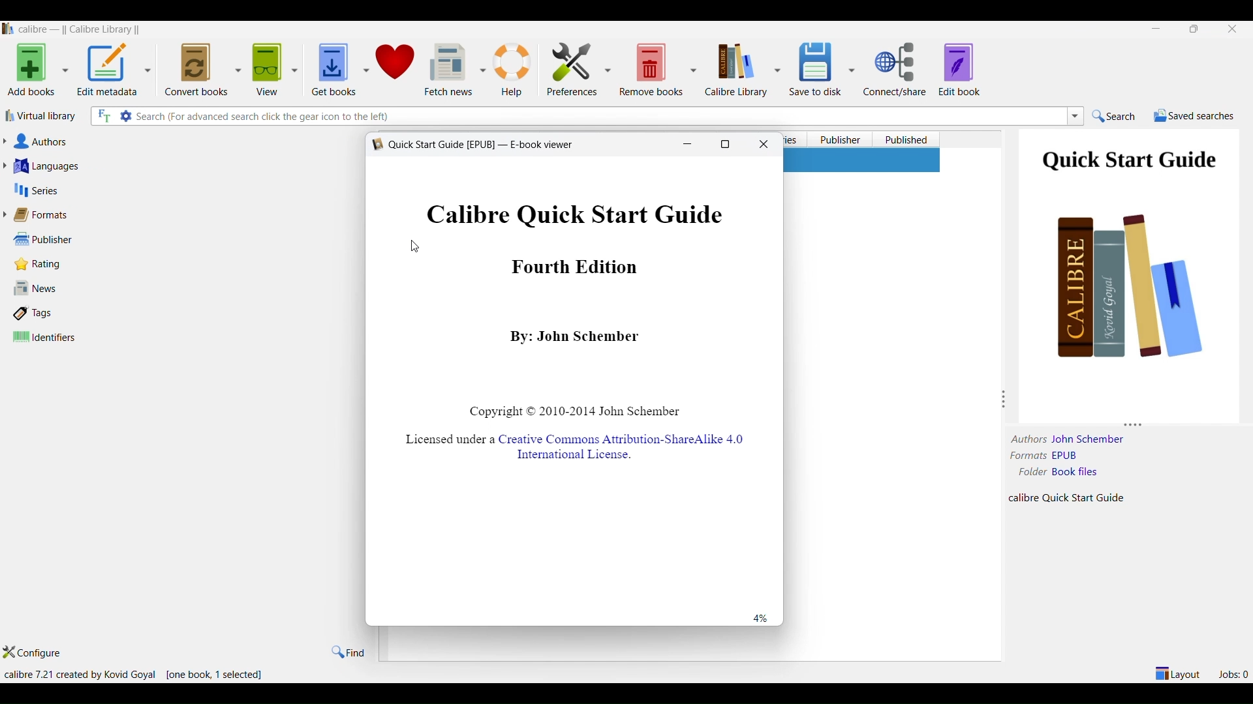  I want to click on Licensed under a Creative Commons Attribution-ShareAlike 4.0
International License., so click(583, 447).